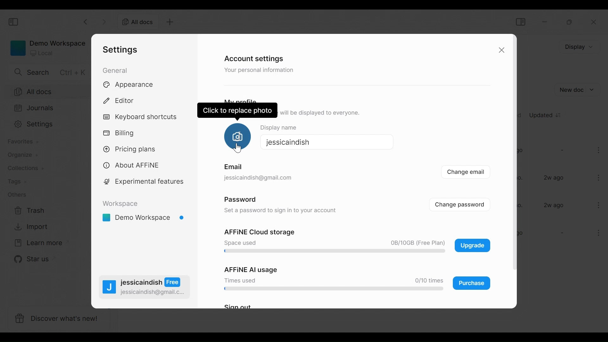 The height and width of the screenshot is (342, 608). Describe the element at coordinates (598, 205) in the screenshot. I see `more options` at that location.